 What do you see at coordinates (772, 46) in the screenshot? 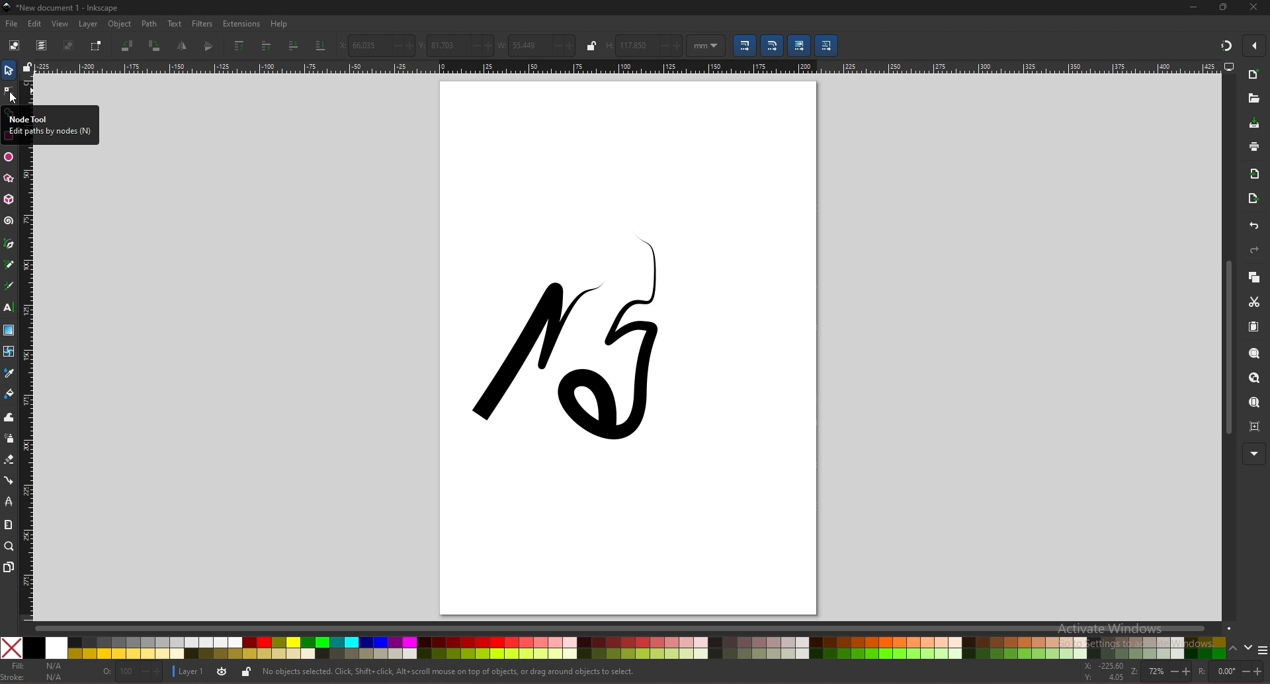
I see `scale radii` at bounding box center [772, 46].